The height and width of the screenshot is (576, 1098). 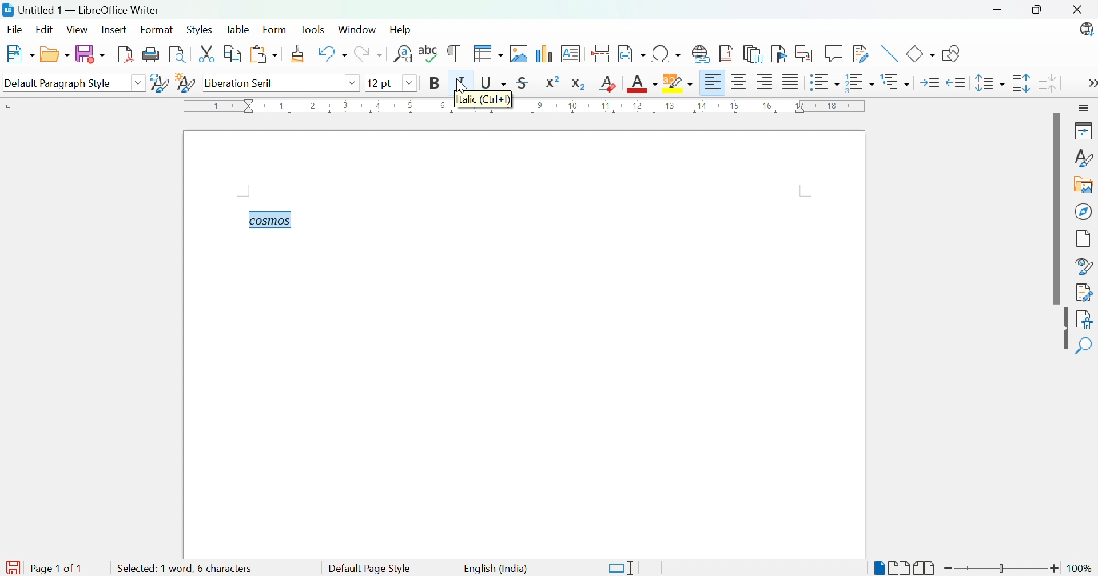 I want to click on Copy, so click(x=235, y=54).